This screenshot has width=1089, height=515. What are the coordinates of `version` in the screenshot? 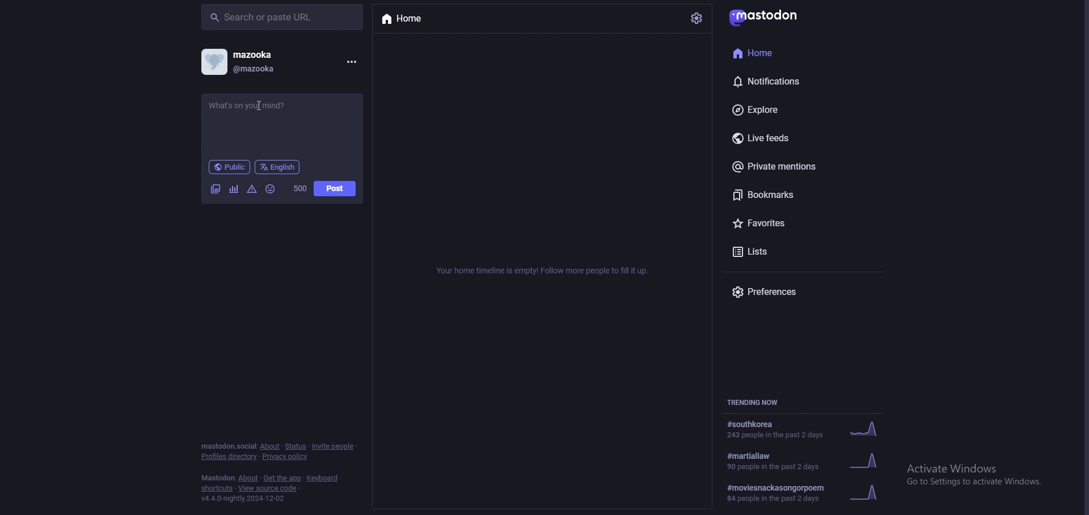 It's located at (247, 499).